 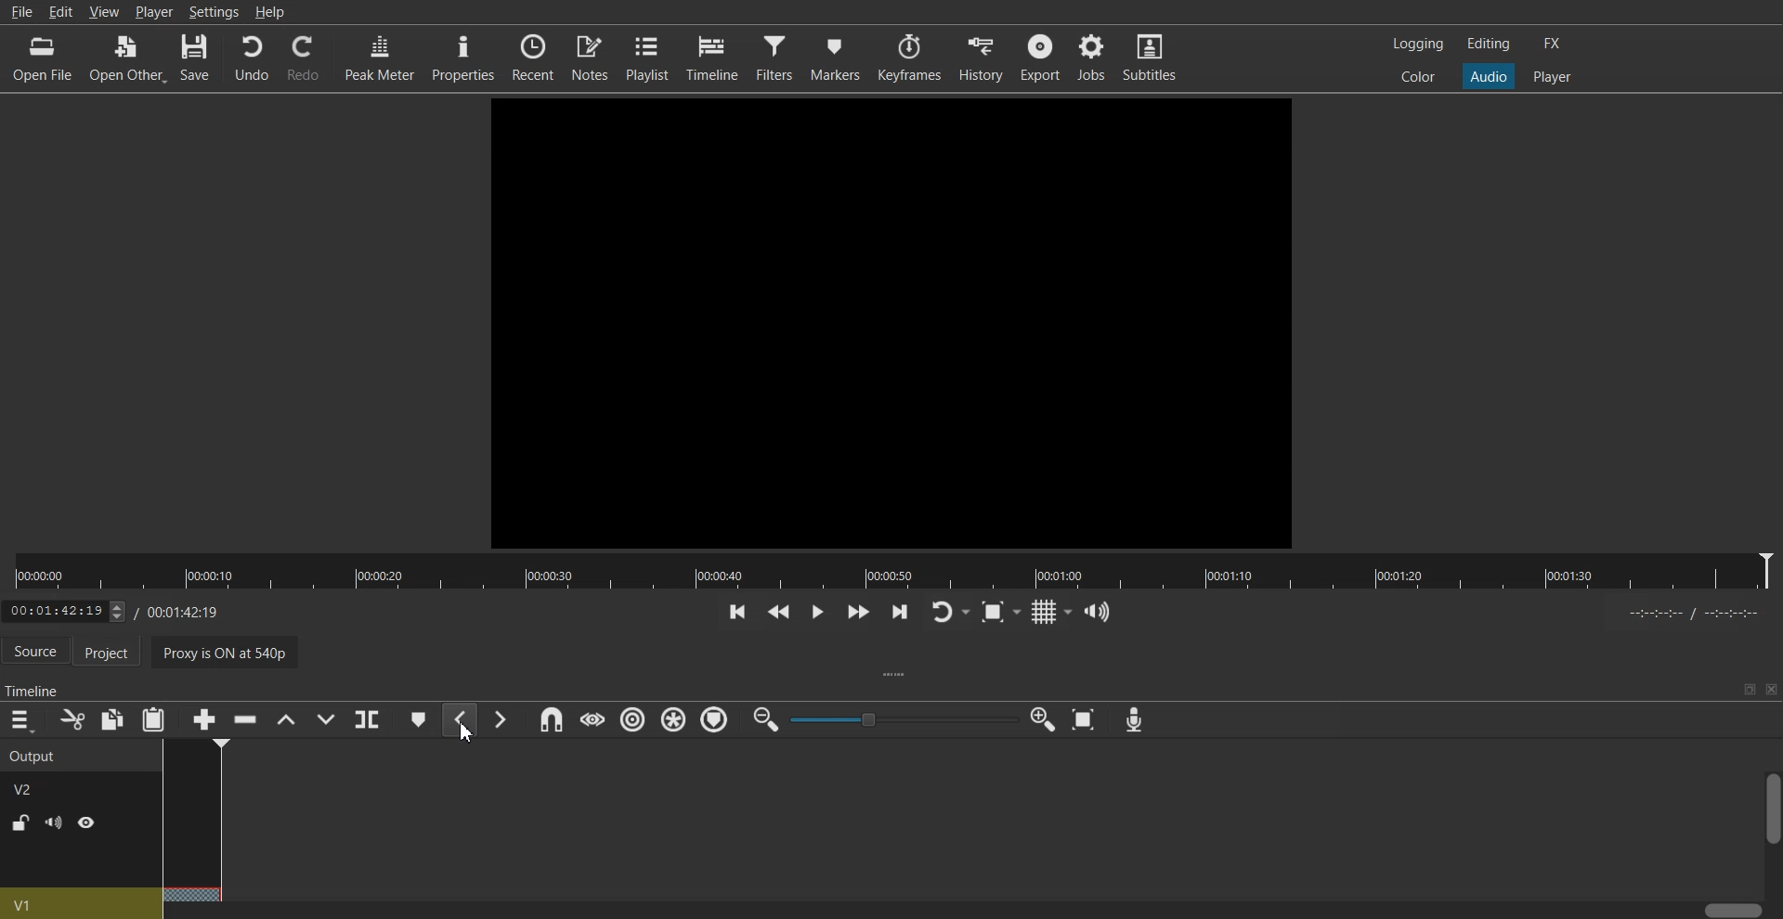 What do you see at coordinates (963, 911) in the screenshot?
I see `Horizontal Scroll bar` at bounding box center [963, 911].